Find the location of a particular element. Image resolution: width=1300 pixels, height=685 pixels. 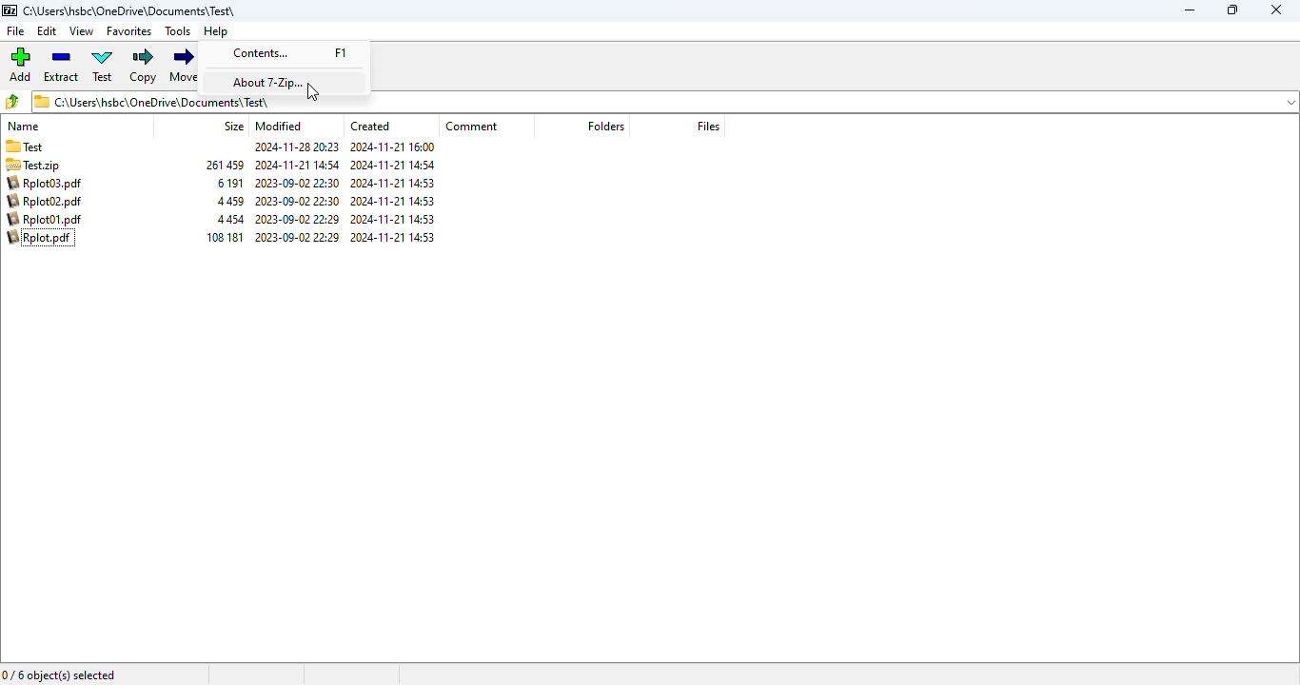

copy is located at coordinates (144, 66).